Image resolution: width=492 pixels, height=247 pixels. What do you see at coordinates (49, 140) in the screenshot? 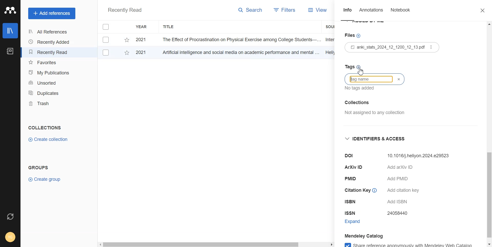
I see `Create Collection` at bounding box center [49, 140].